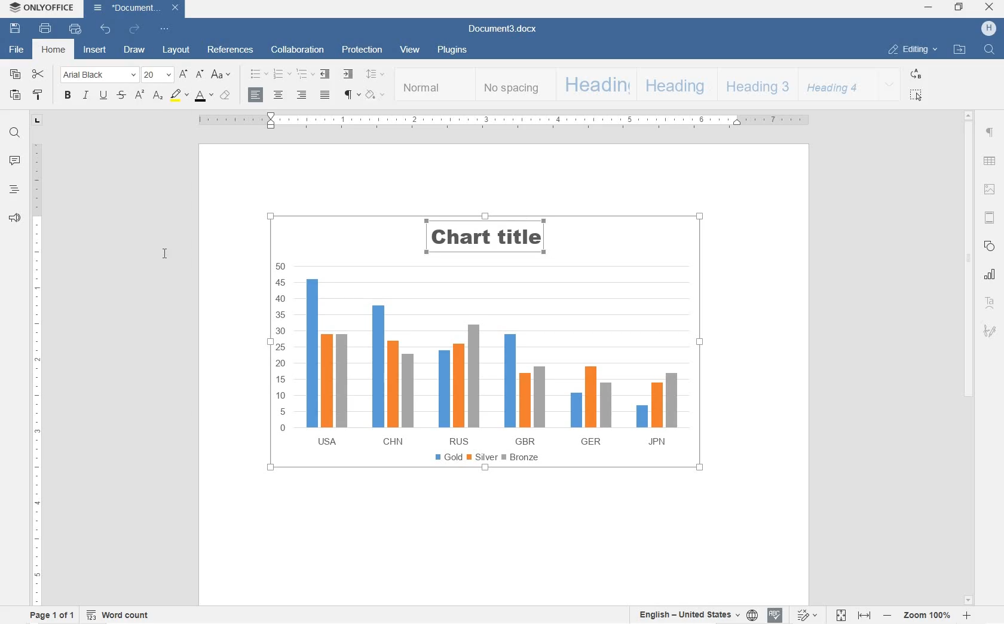  I want to click on CLOSE, so click(991, 8).